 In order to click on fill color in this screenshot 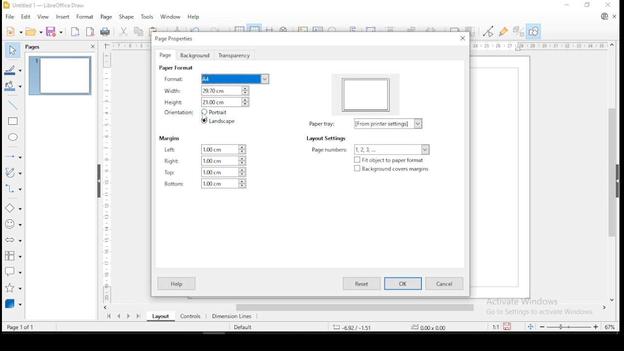, I will do `click(13, 86)`.